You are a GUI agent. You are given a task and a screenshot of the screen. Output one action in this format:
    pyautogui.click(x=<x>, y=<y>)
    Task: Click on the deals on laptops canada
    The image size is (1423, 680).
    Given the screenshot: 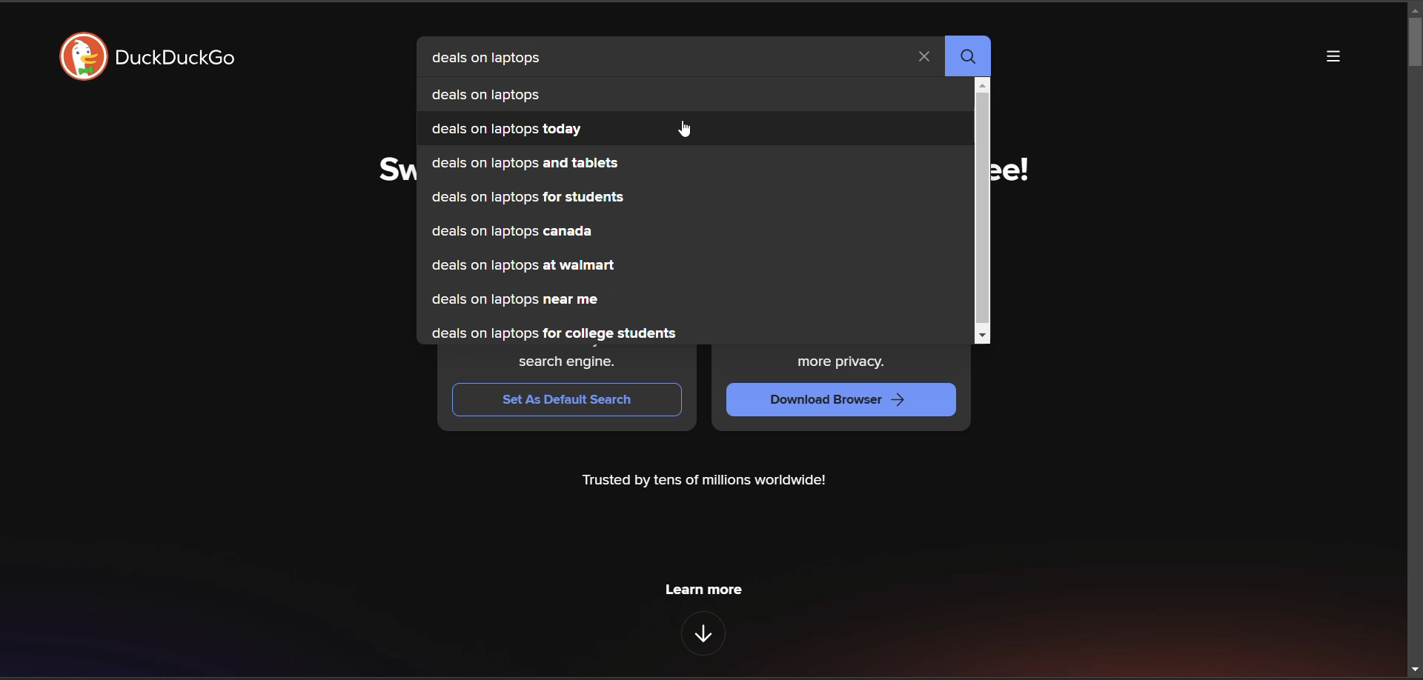 What is the action you would take?
    pyautogui.click(x=517, y=234)
    